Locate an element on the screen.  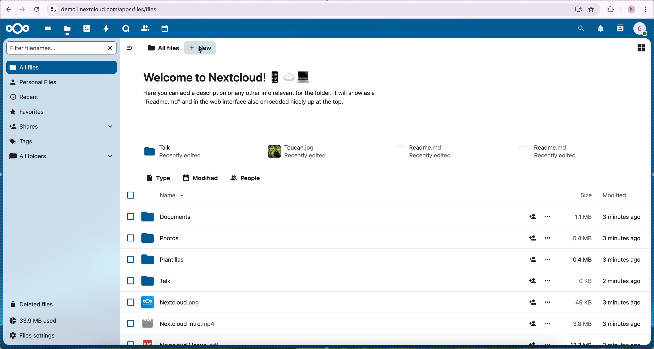
search is located at coordinates (581, 27).